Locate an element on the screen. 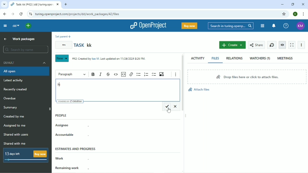 Image resolution: width=308 pixels, height=173 pixels. Powered by CKEditor is located at coordinates (71, 101).